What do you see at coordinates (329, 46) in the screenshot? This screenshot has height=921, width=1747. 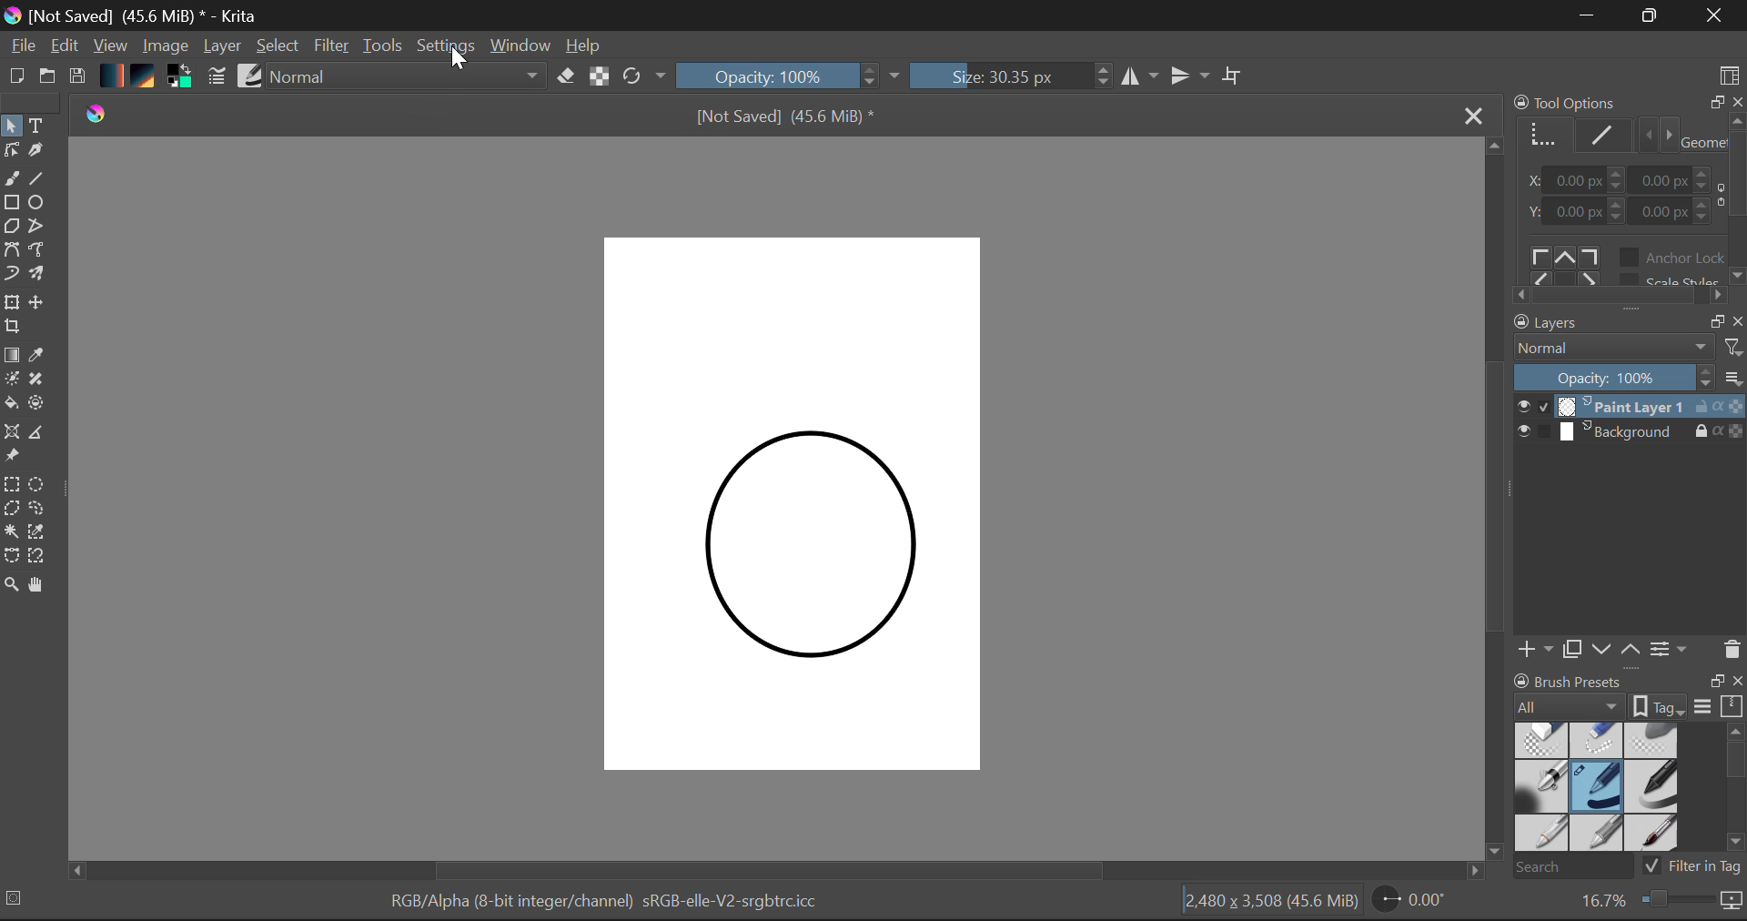 I see `Filter` at bounding box center [329, 46].